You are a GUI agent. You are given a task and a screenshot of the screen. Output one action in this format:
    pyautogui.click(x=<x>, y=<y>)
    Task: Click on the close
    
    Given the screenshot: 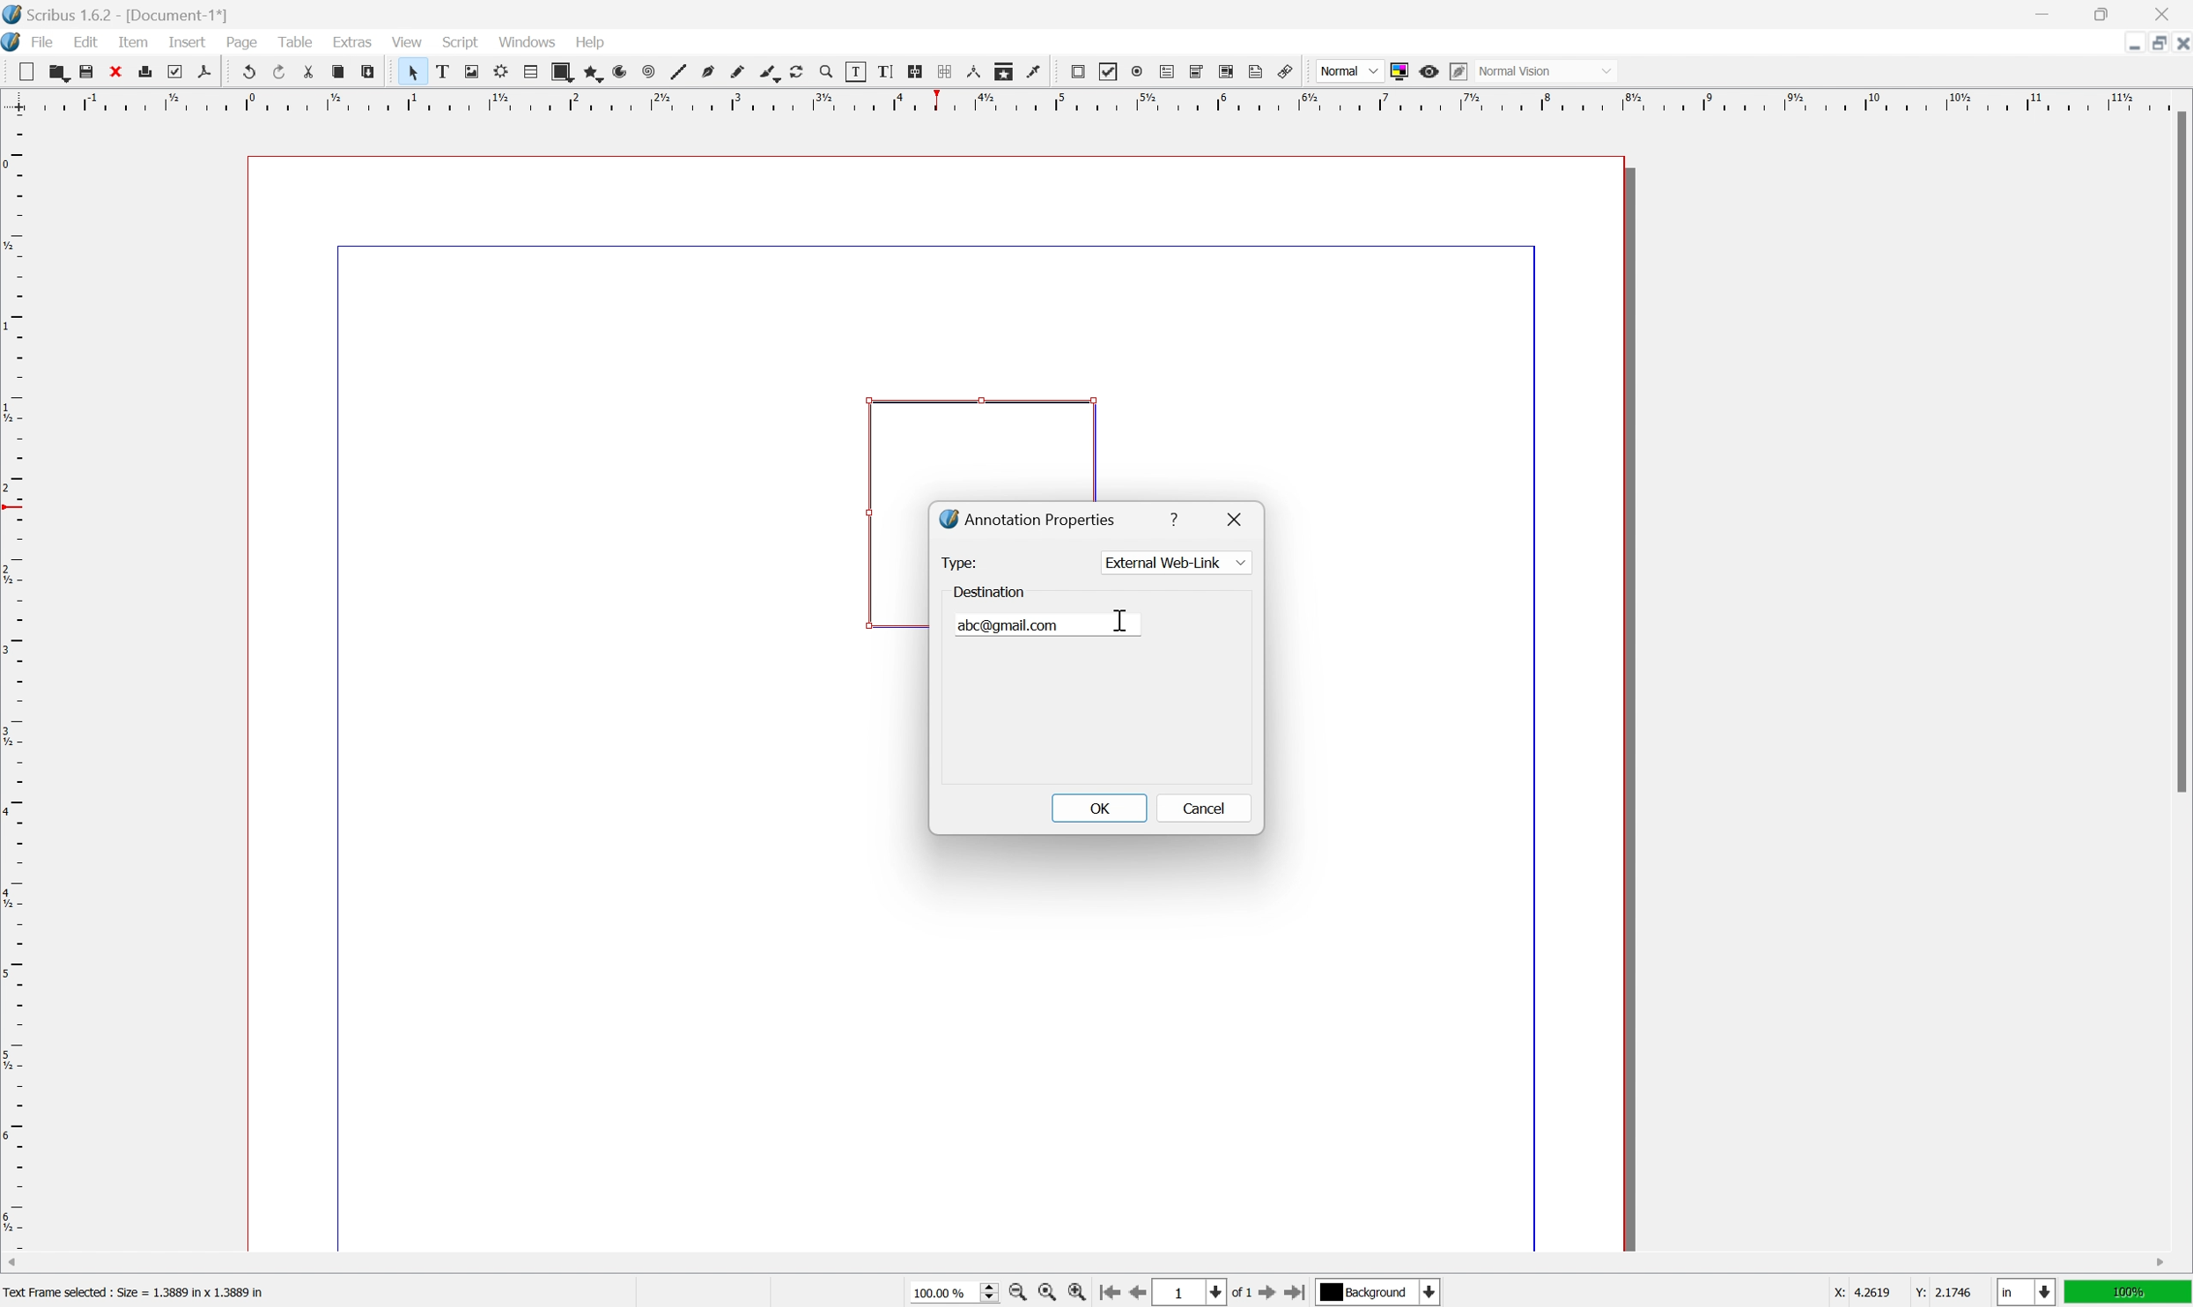 What is the action you would take?
    pyautogui.click(x=1237, y=517)
    